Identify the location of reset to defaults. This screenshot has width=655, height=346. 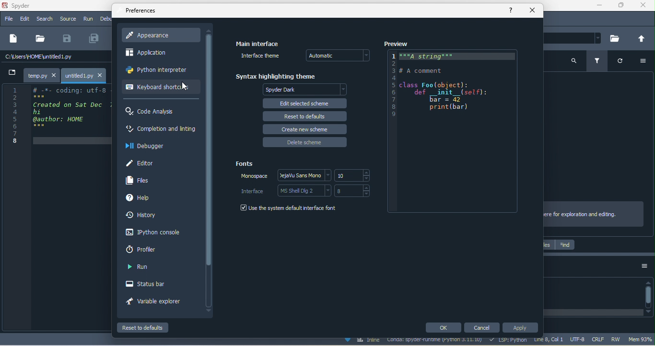
(144, 327).